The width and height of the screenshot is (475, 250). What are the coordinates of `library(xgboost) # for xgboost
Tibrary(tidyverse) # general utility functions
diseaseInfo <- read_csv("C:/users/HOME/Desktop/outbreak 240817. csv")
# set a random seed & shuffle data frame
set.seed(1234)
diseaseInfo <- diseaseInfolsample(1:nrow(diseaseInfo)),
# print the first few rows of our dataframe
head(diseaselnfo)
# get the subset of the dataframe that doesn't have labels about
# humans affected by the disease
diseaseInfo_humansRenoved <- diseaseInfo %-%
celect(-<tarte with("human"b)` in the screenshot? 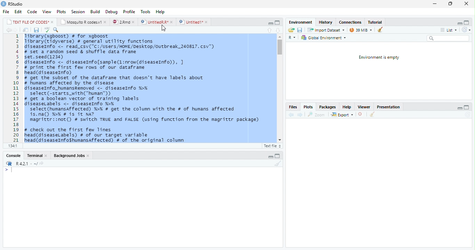 It's located at (123, 65).